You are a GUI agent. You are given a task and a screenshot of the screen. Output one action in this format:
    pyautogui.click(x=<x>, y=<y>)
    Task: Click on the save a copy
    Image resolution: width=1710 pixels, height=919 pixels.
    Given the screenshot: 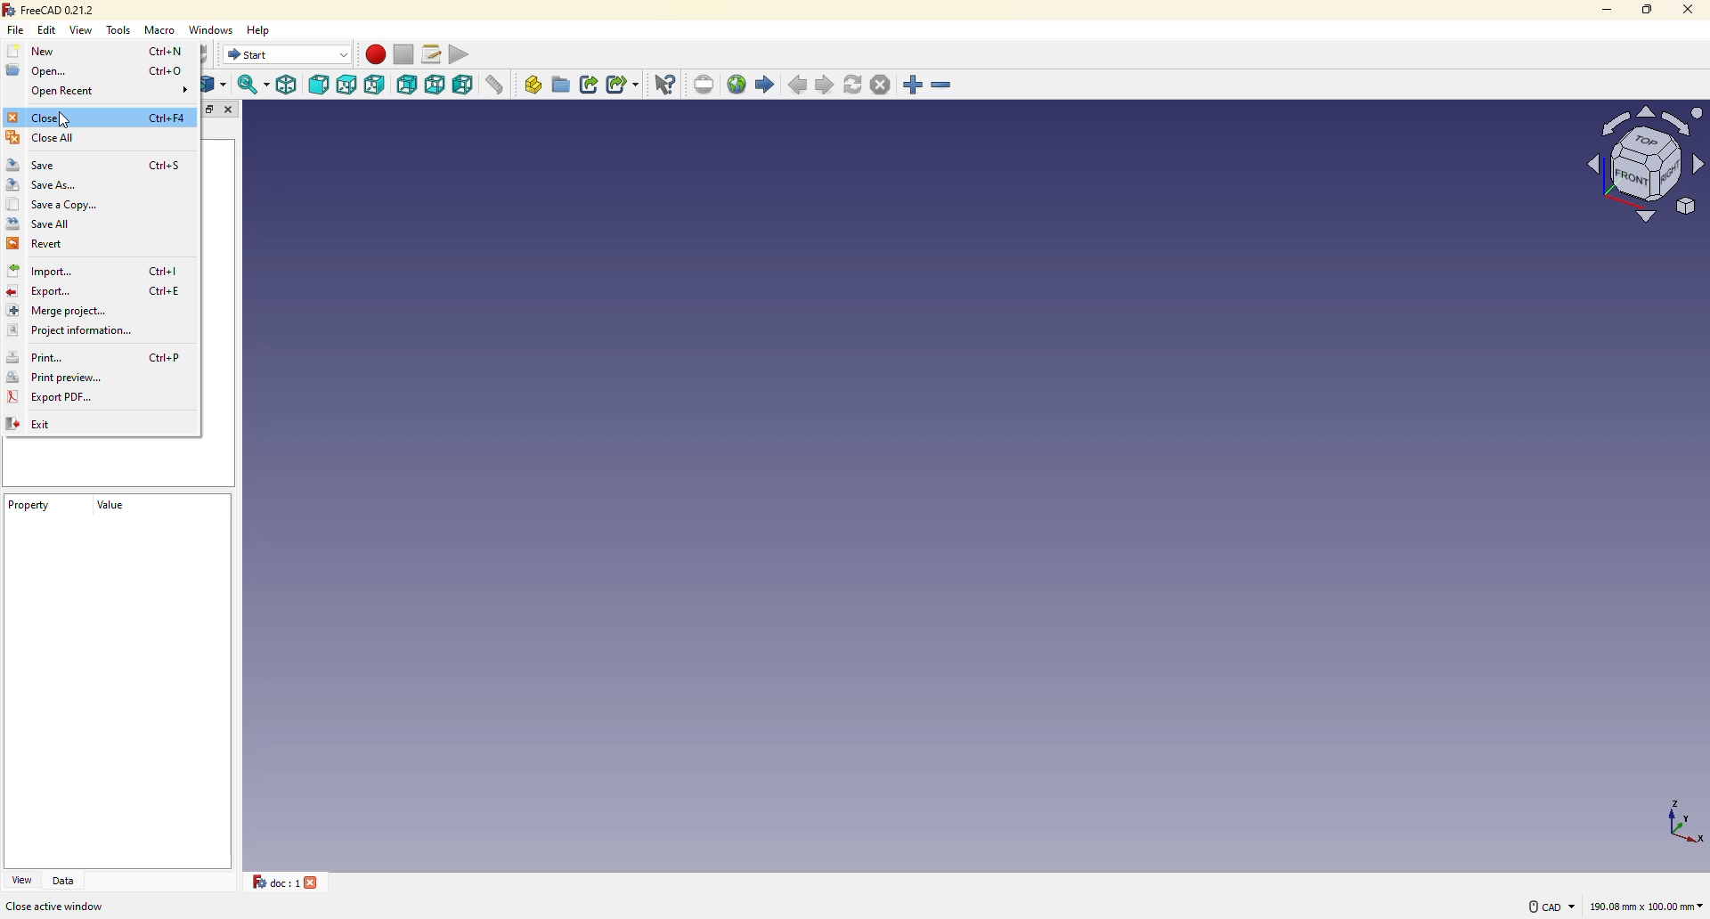 What is the action you would take?
    pyautogui.click(x=53, y=205)
    